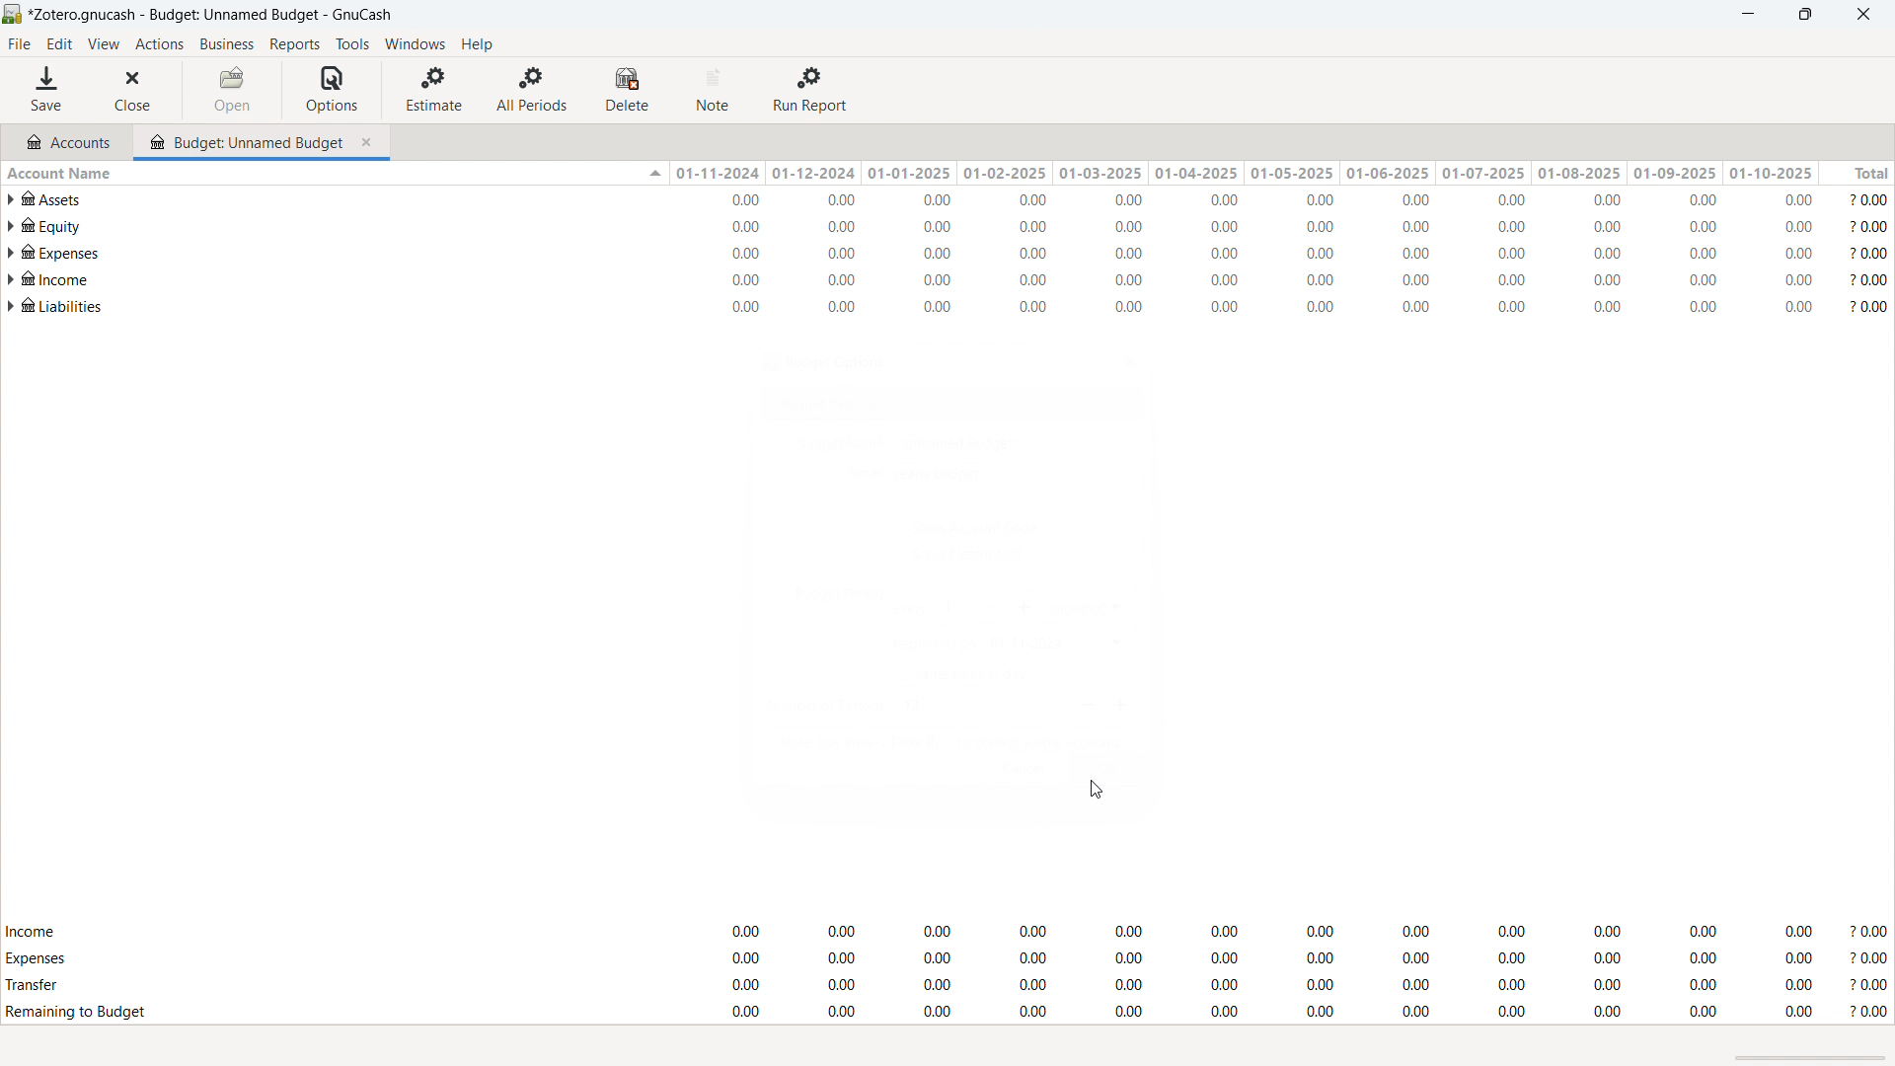  Describe the element at coordinates (1677, 173) in the screenshot. I see `01-09-2025` at that location.